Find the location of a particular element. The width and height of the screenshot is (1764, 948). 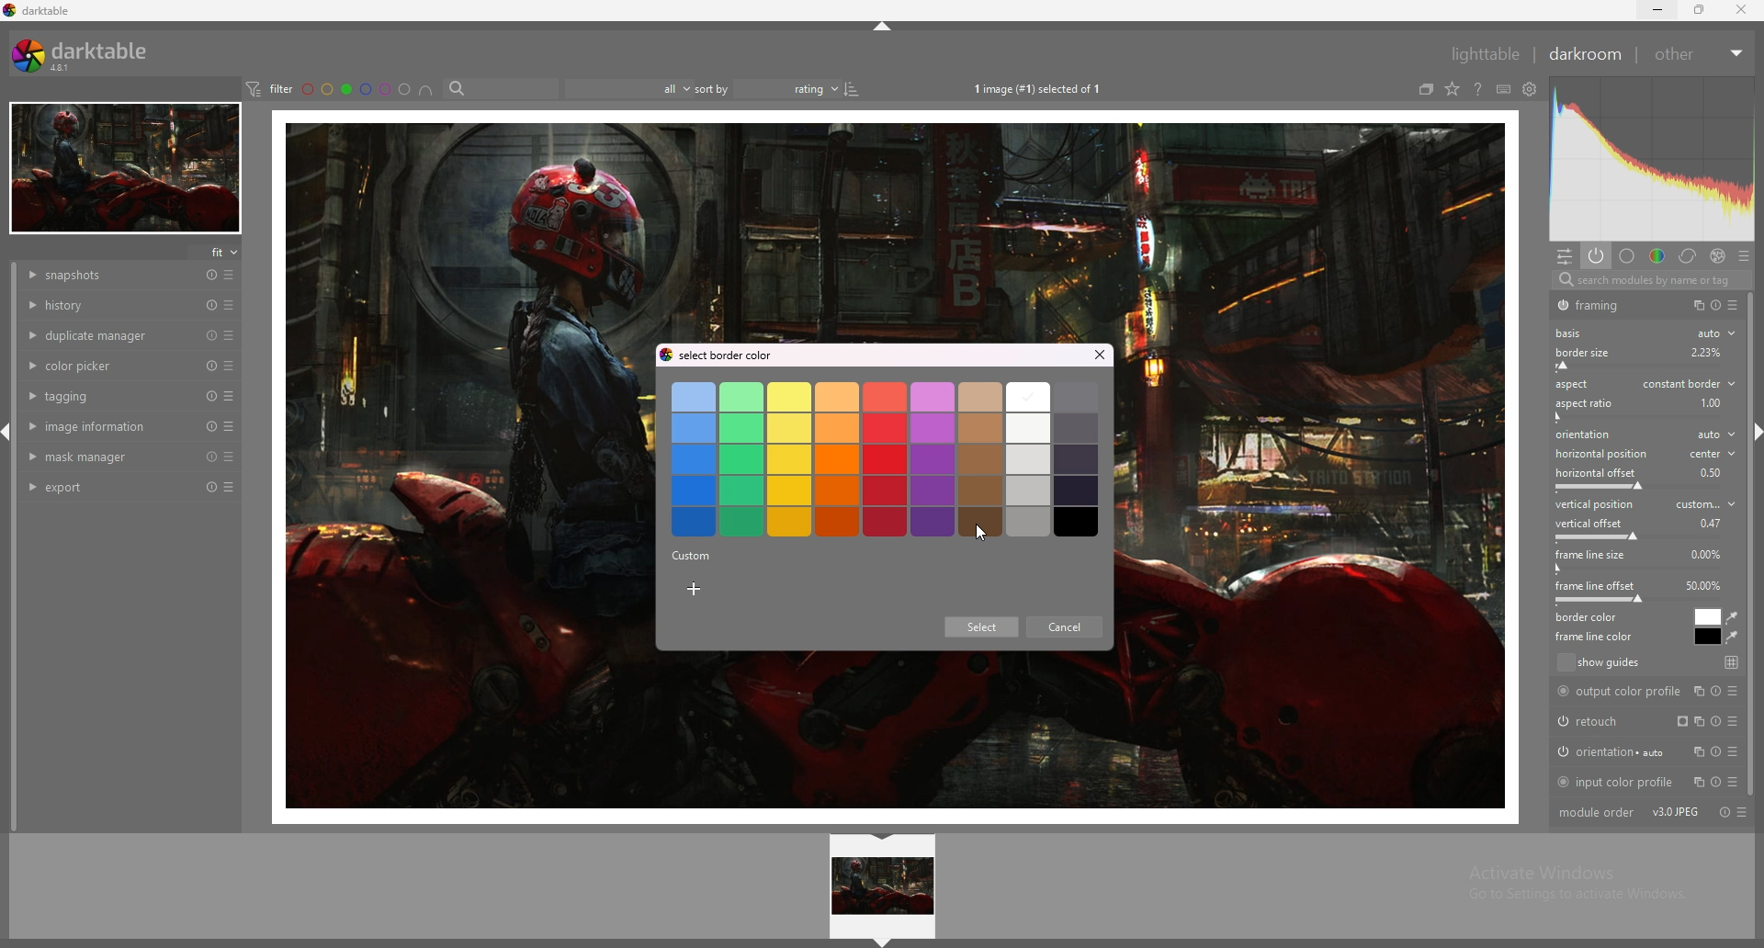

minimize is located at coordinates (1657, 8).